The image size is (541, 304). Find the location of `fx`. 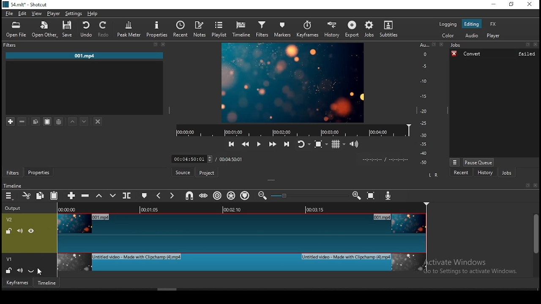

fx is located at coordinates (493, 24).